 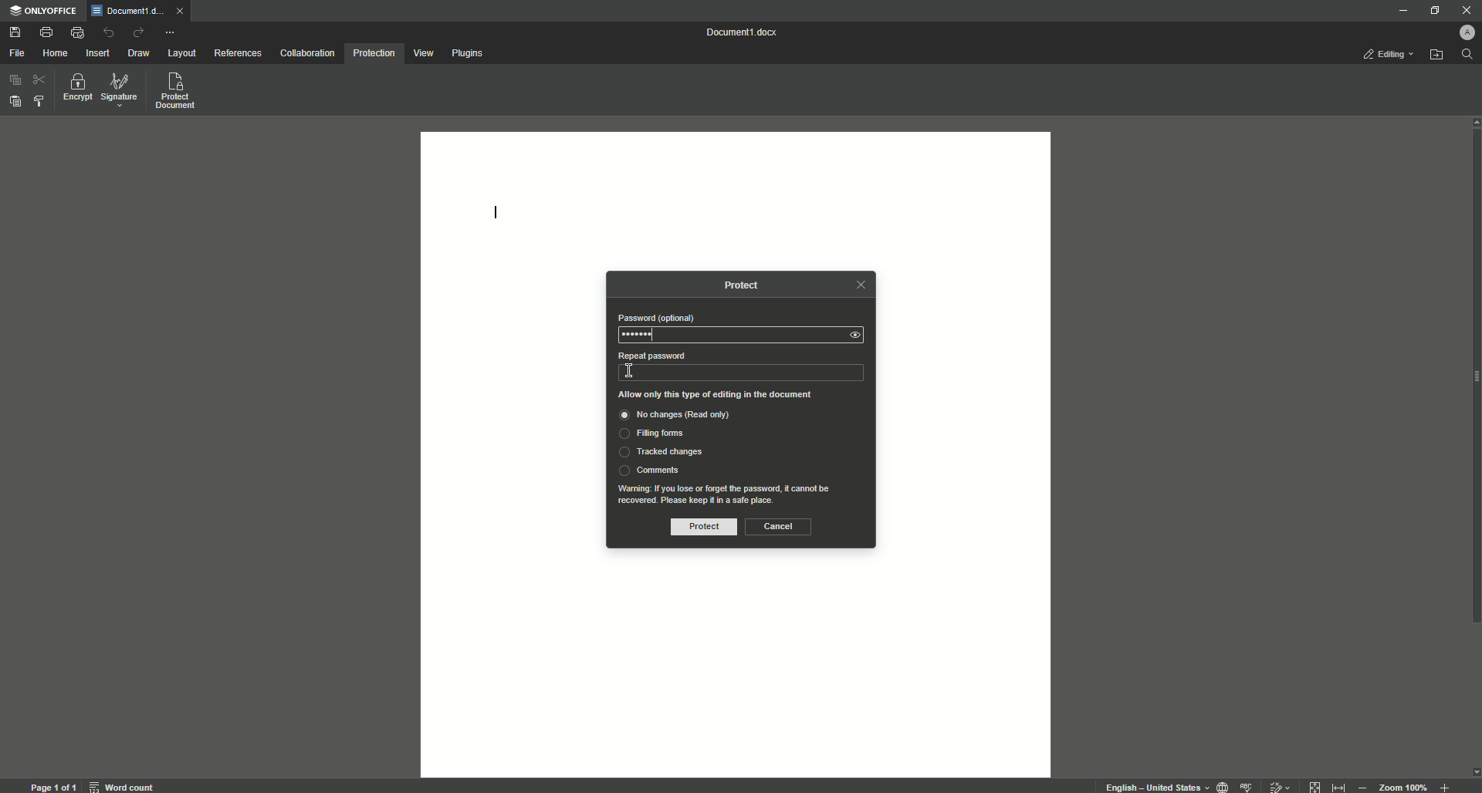 What do you see at coordinates (469, 52) in the screenshot?
I see `Plugins` at bounding box center [469, 52].